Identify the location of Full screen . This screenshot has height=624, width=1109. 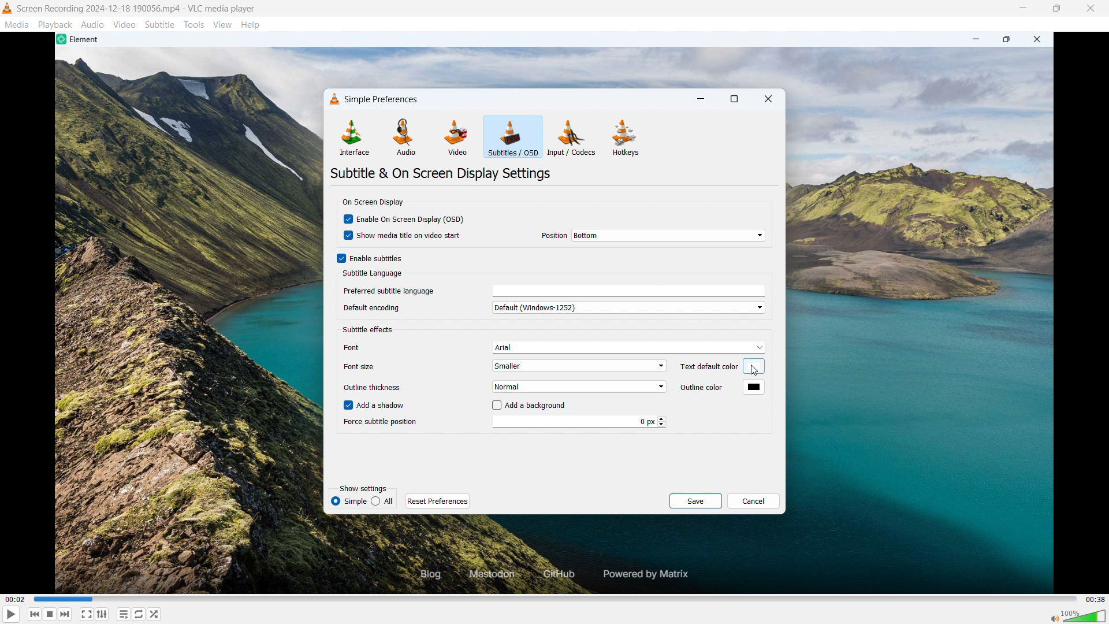
(87, 614).